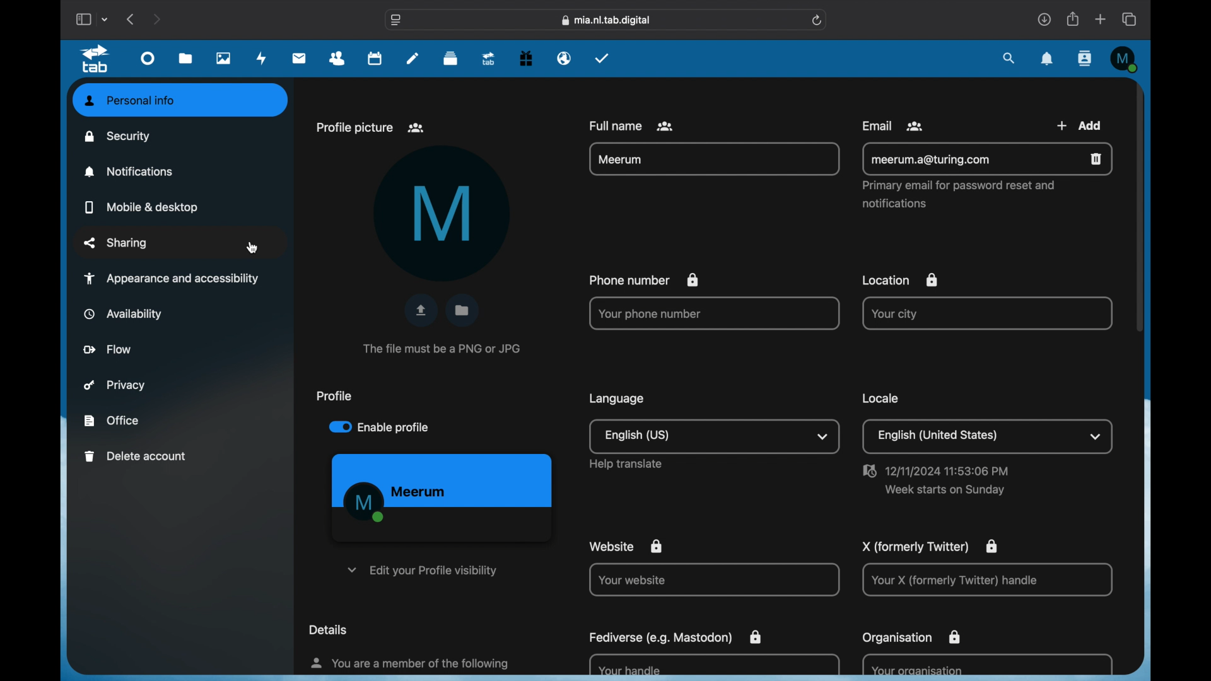 The height and width of the screenshot is (681, 1211). What do you see at coordinates (108, 349) in the screenshot?
I see `flow` at bounding box center [108, 349].